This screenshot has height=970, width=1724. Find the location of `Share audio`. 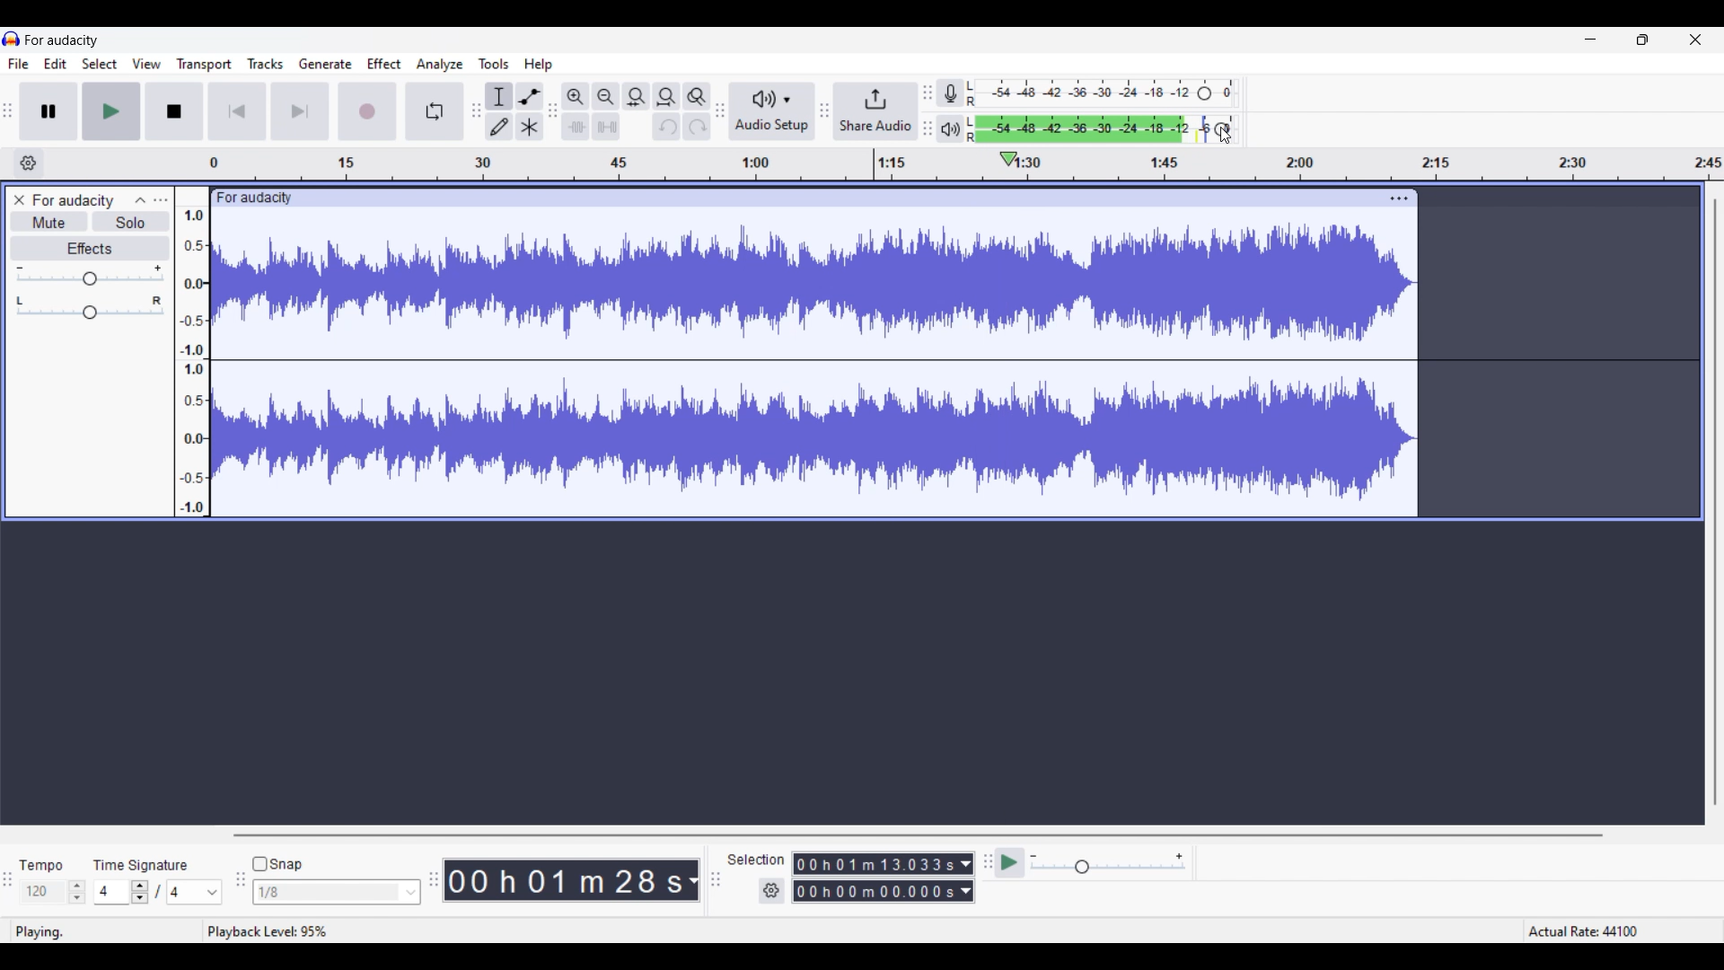

Share audio is located at coordinates (875, 111).